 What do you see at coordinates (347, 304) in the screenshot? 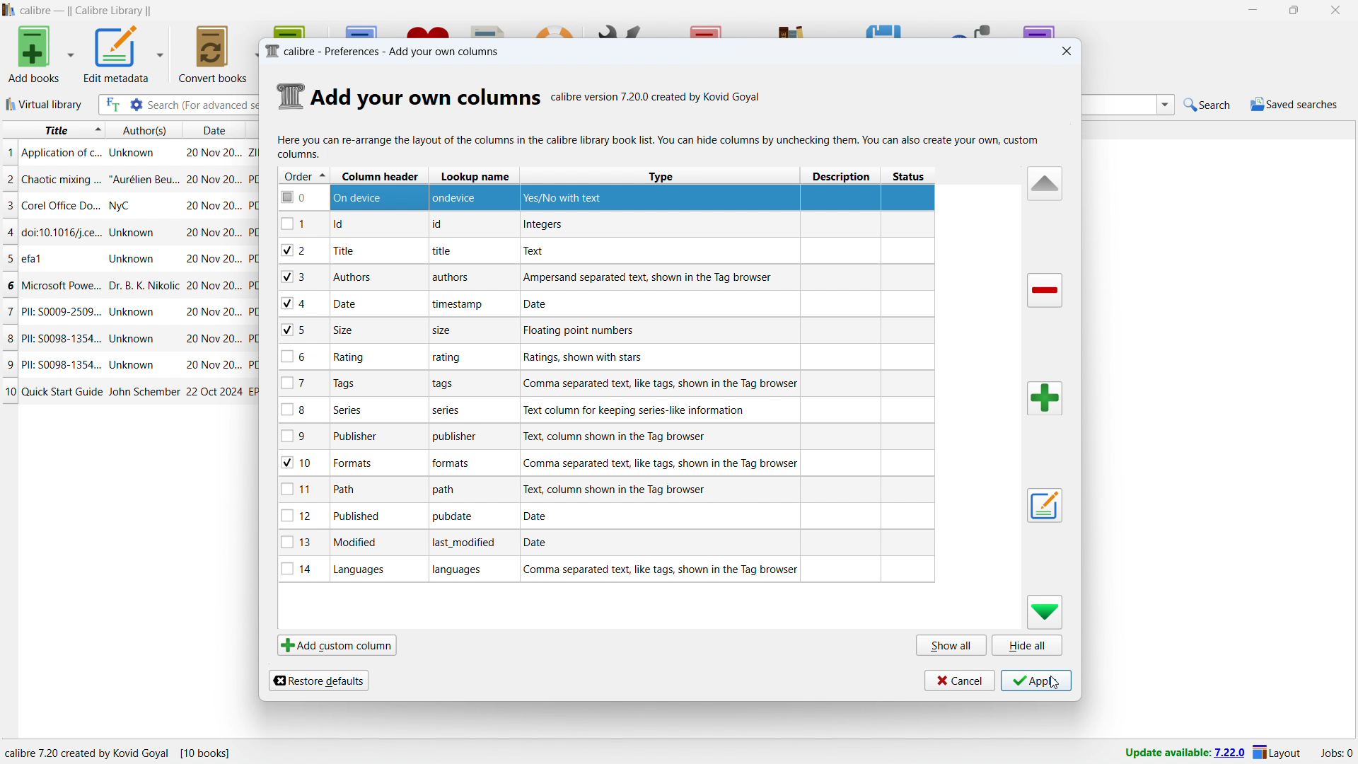
I see `date` at bounding box center [347, 304].